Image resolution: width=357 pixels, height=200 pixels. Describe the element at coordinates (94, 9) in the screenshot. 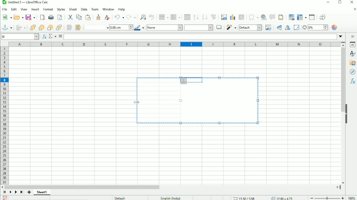

I see `Tools` at that location.